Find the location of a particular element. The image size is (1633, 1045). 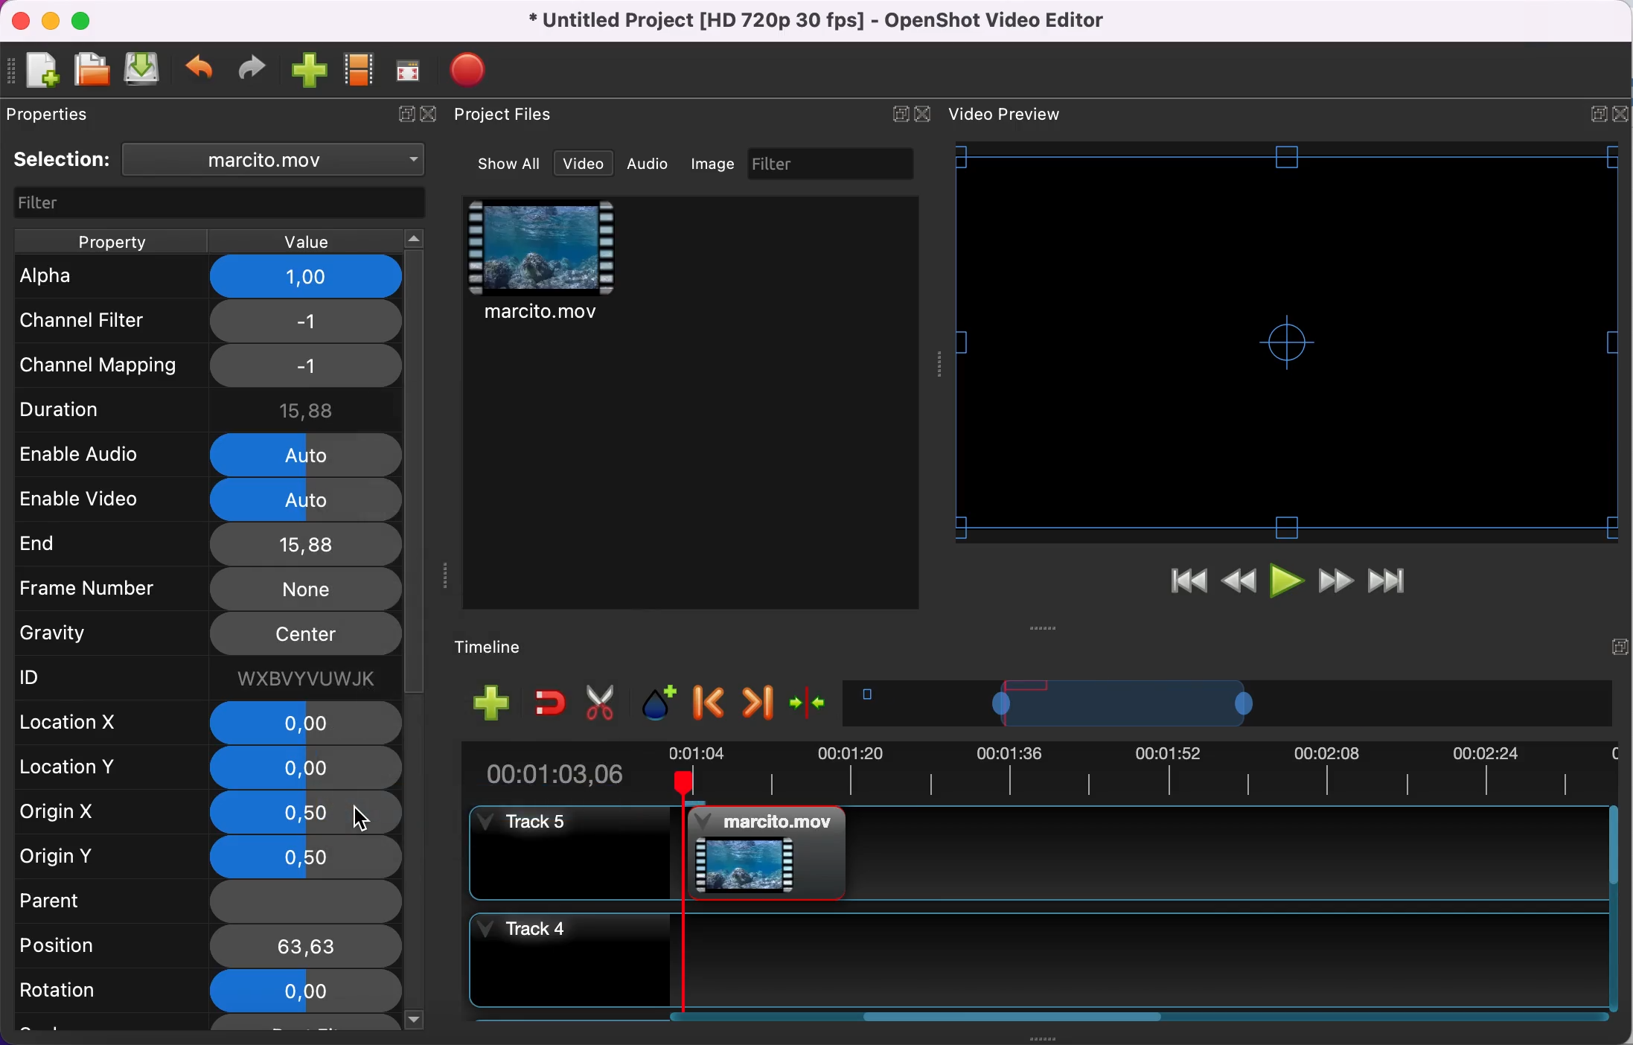

fullscreen is located at coordinates (409, 70).